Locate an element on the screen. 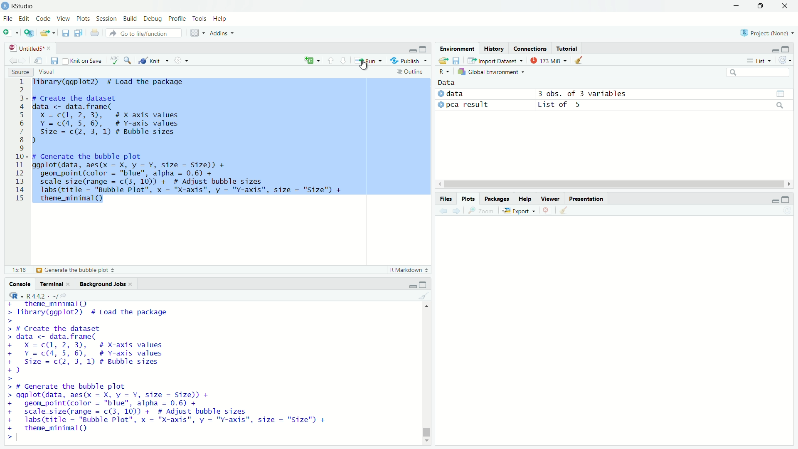  help is located at coordinates (220, 20).